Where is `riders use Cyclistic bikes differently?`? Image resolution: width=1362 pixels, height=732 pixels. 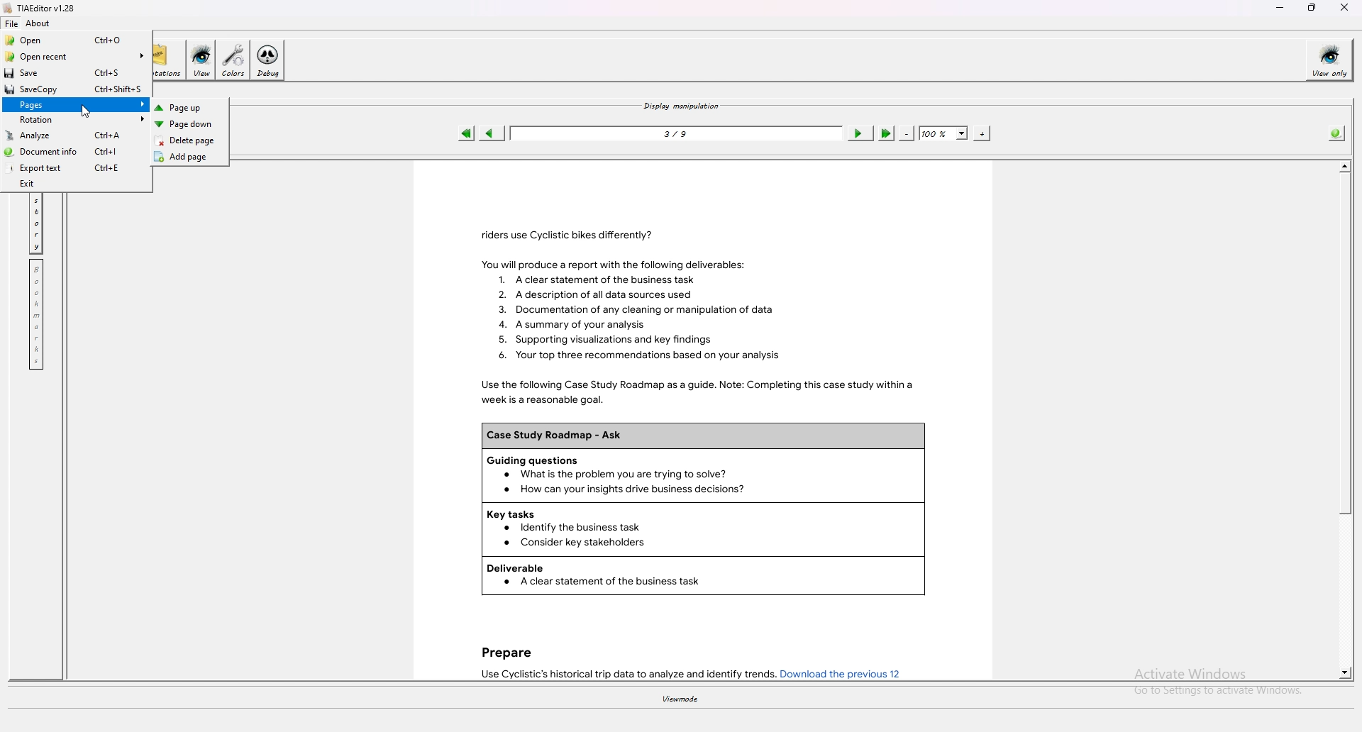
riders use Cyclistic bikes differently? is located at coordinates (561, 232).